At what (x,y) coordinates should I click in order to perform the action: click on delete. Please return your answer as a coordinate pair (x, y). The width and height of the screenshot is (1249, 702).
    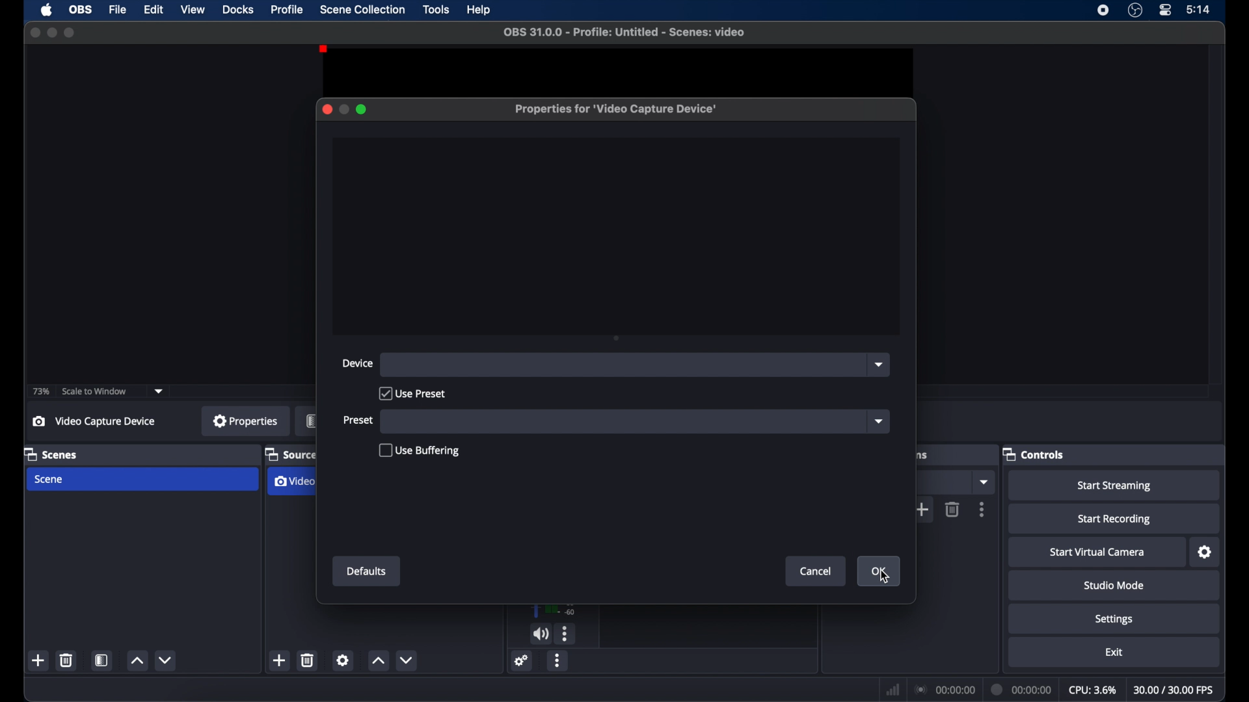
    Looking at the image, I should click on (66, 660).